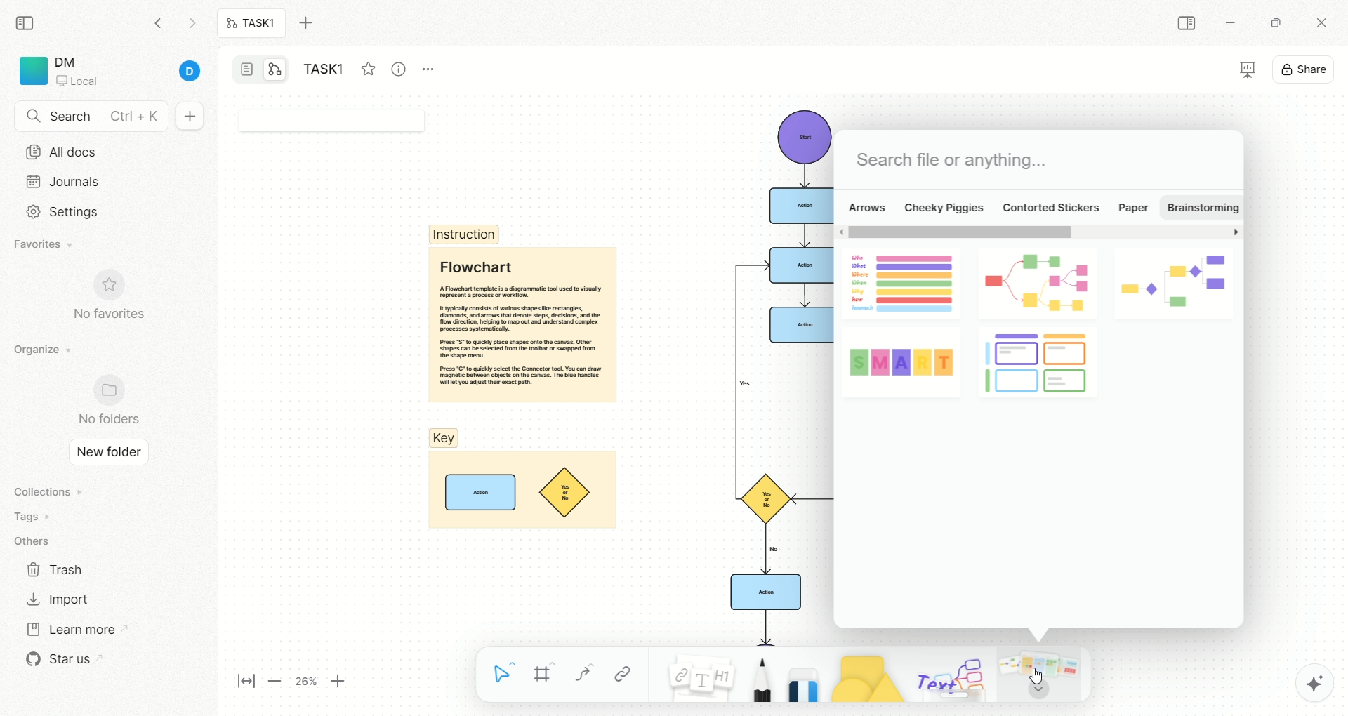  What do you see at coordinates (131, 72) in the screenshot?
I see `account details` at bounding box center [131, 72].